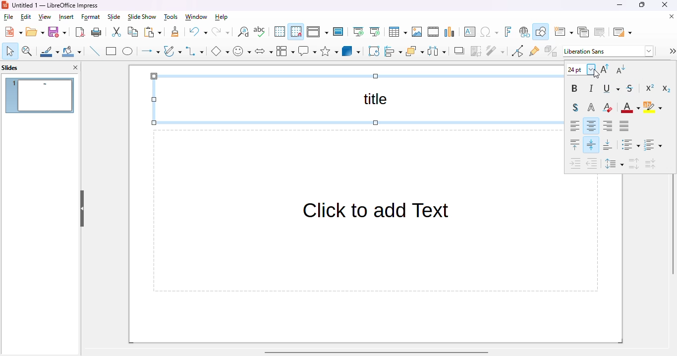  I want to click on format, so click(91, 17).